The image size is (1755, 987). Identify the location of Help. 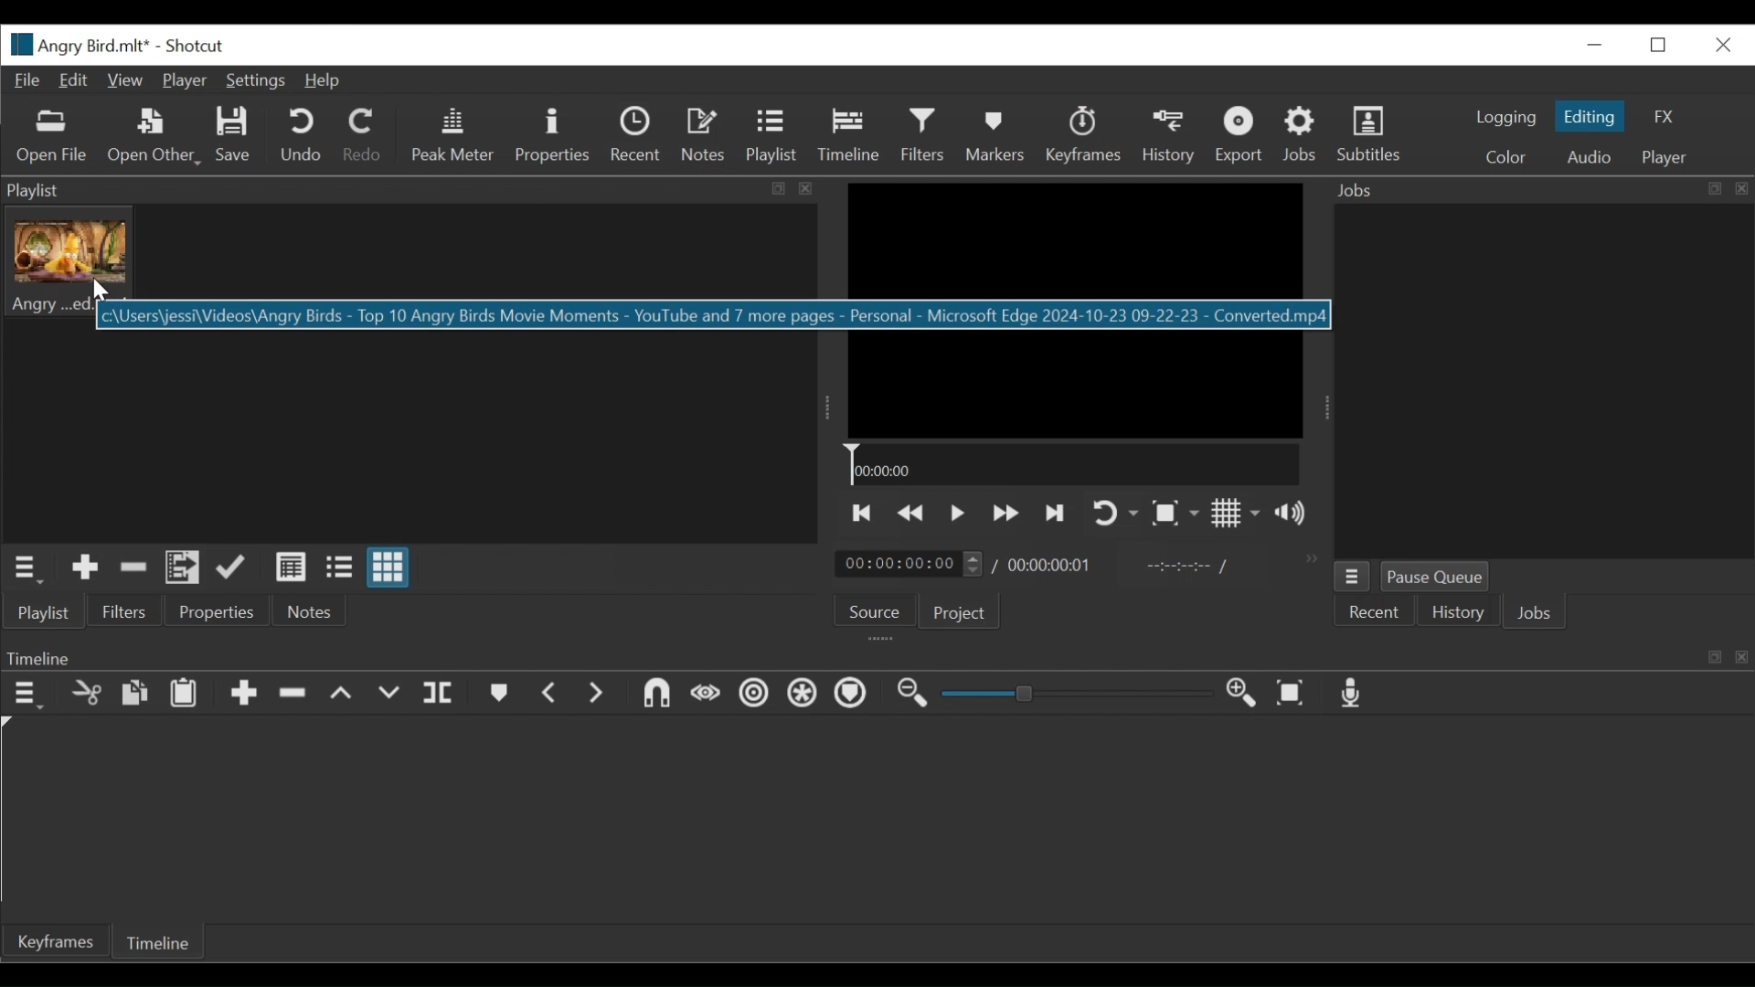
(320, 81).